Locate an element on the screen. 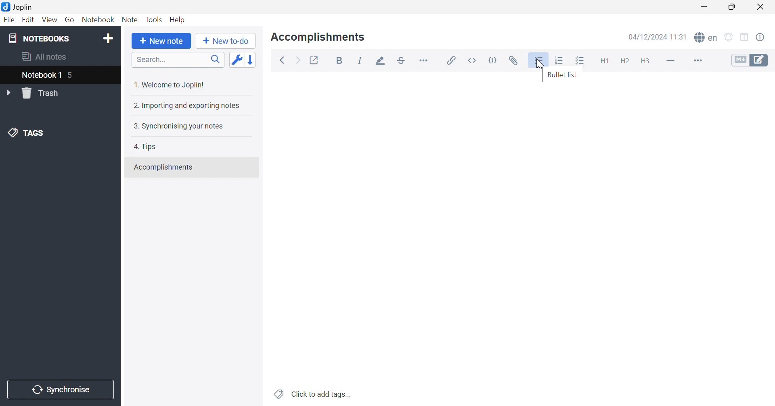  Toggle editors is located at coordinates (750, 61).